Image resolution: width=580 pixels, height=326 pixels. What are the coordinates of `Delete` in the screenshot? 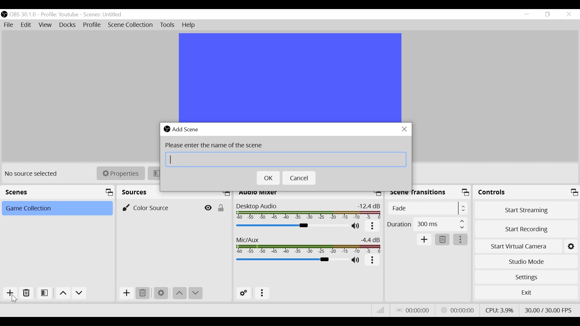 It's located at (27, 293).